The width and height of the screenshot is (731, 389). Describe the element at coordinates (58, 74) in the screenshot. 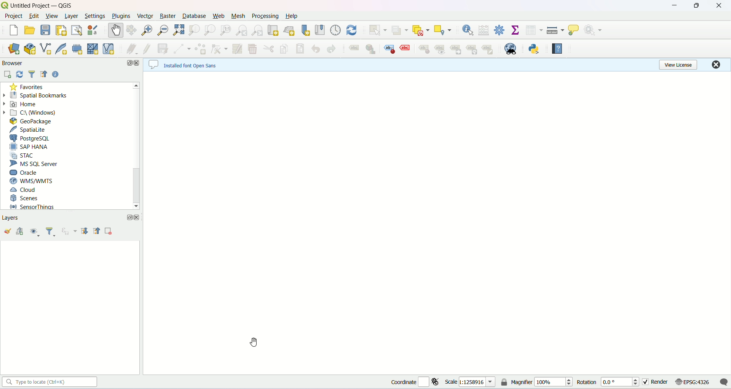

I see `help` at that location.